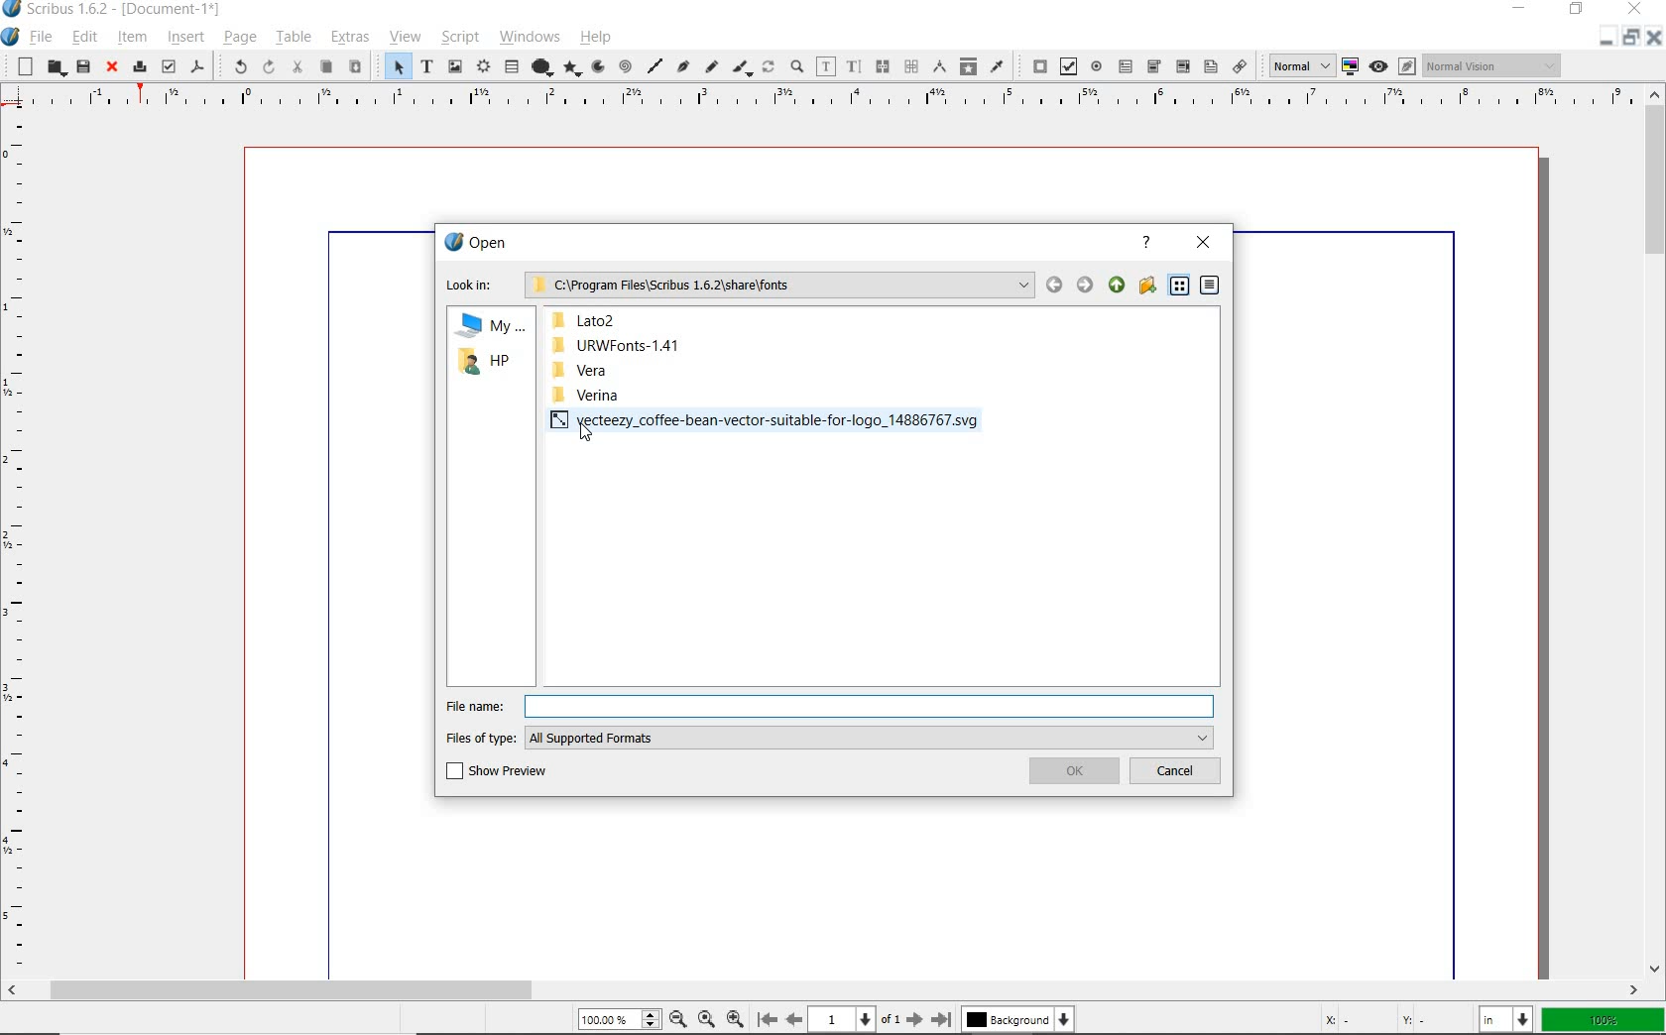 This screenshot has width=1666, height=1035. What do you see at coordinates (791, 1019) in the screenshot?
I see `Previous Page` at bounding box center [791, 1019].